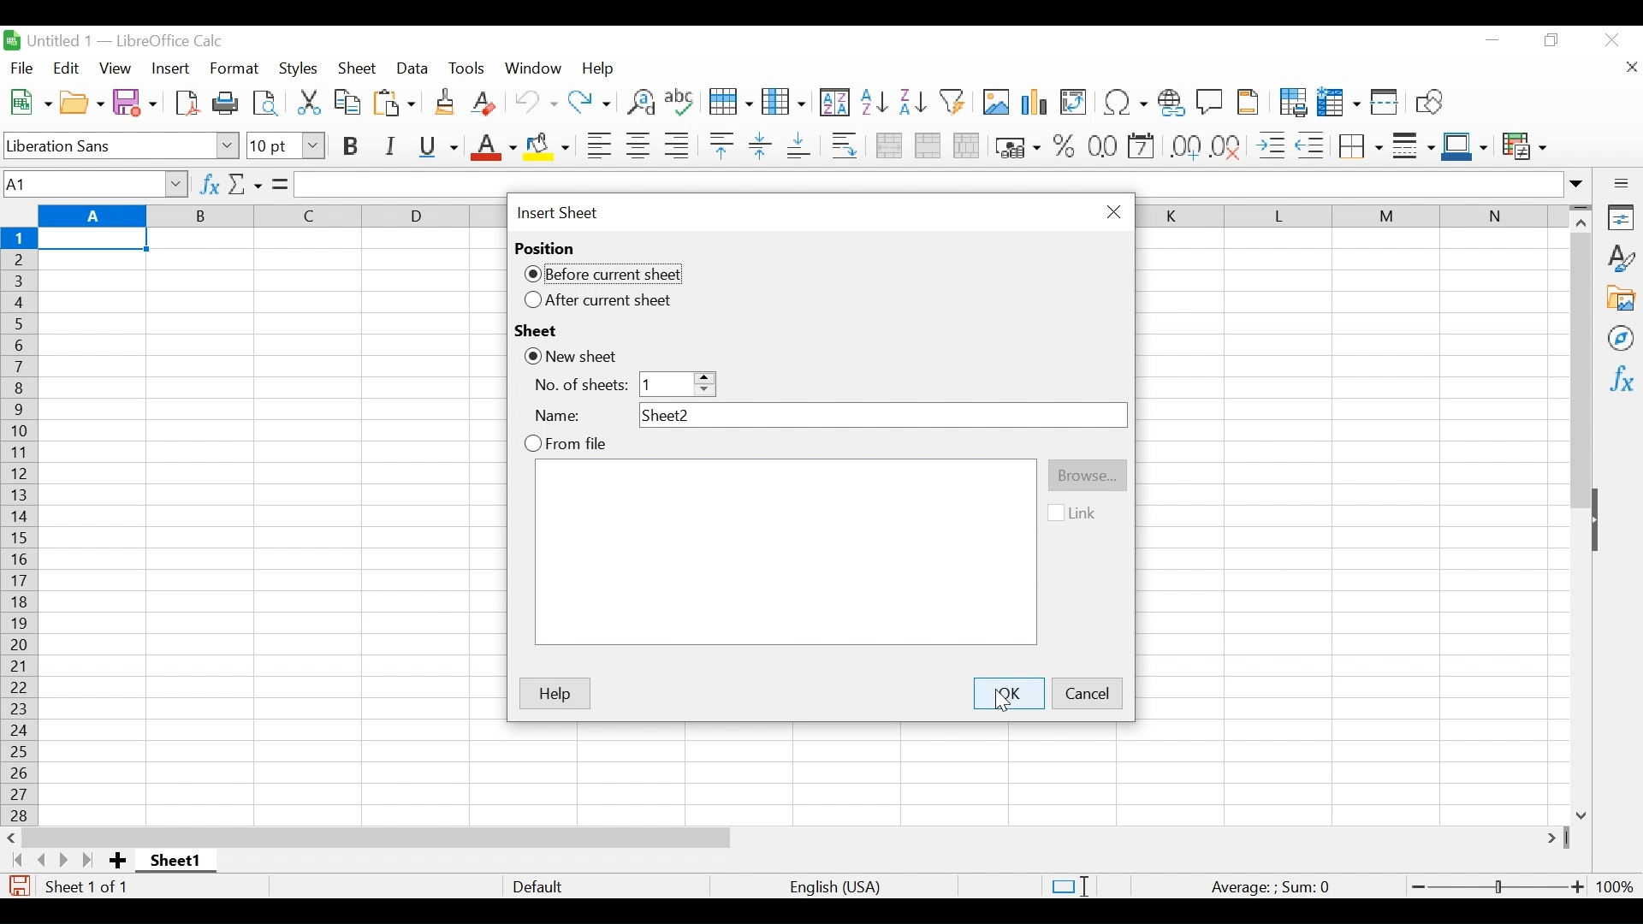 This screenshot has height=924, width=1643. Describe the element at coordinates (1034, 103) in the screenshot. I see `Insert Chart` at that location.